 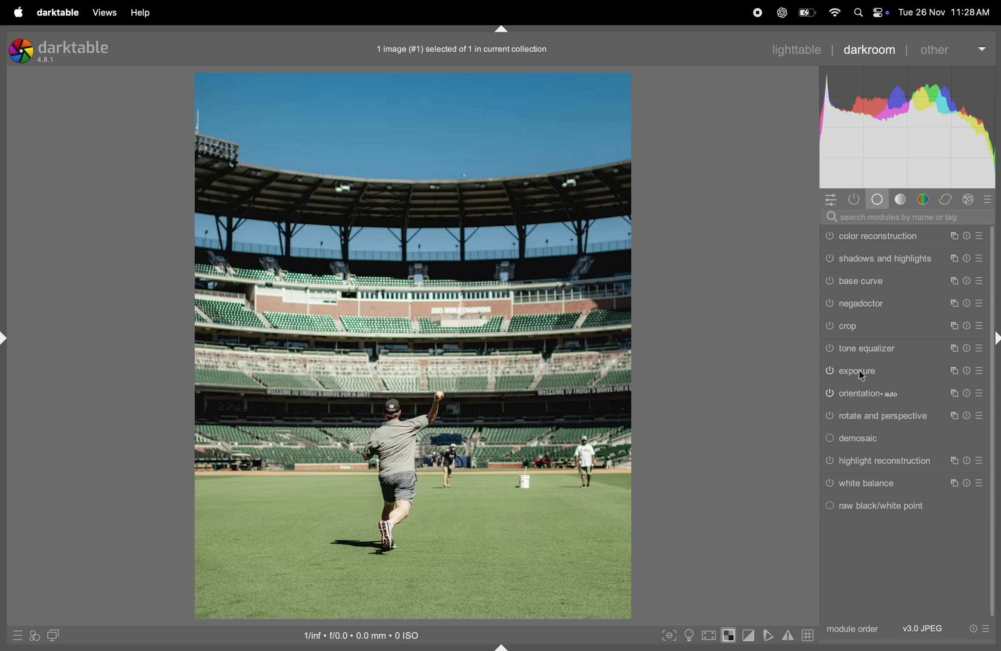 I want to click on copy, so click(x=953, y=393).